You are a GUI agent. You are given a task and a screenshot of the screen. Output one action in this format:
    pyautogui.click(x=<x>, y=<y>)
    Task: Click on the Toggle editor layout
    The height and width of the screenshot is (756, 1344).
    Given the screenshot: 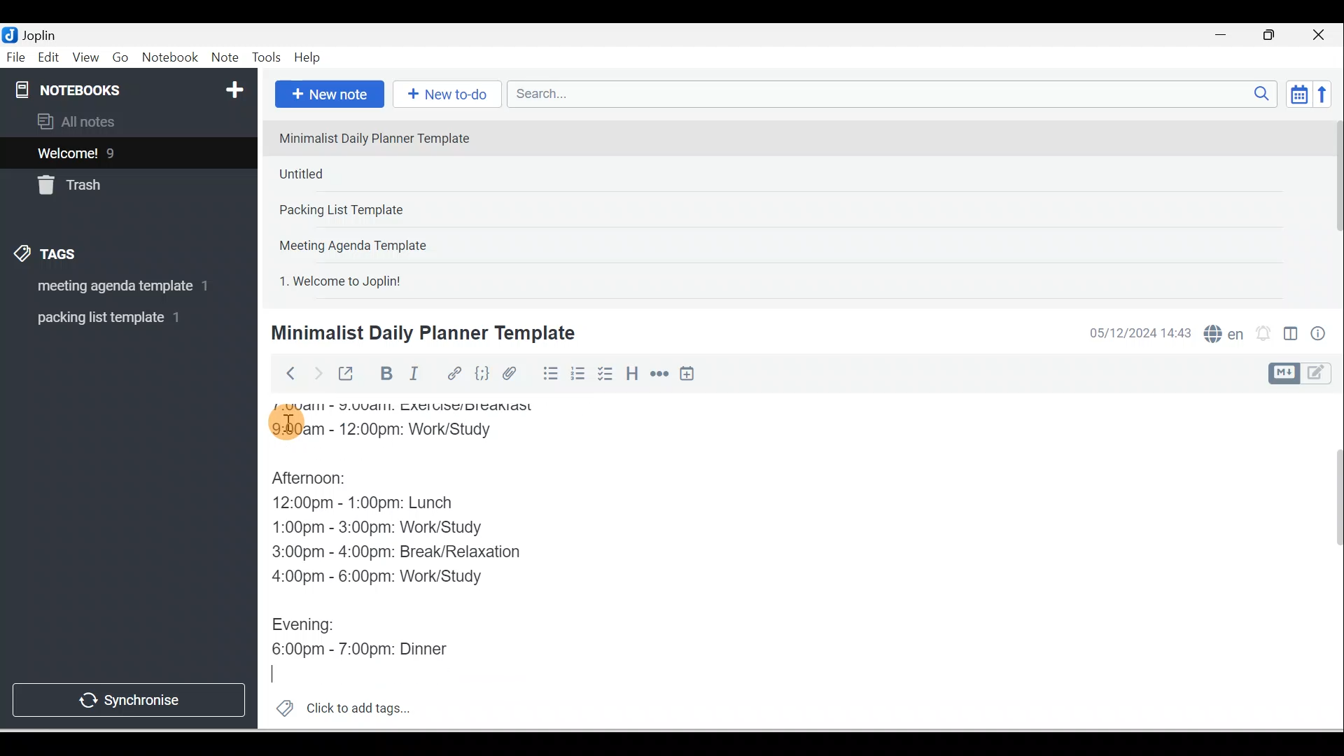 What is the action you would take?
    pyautogui.click(x=1305, y=374)
    